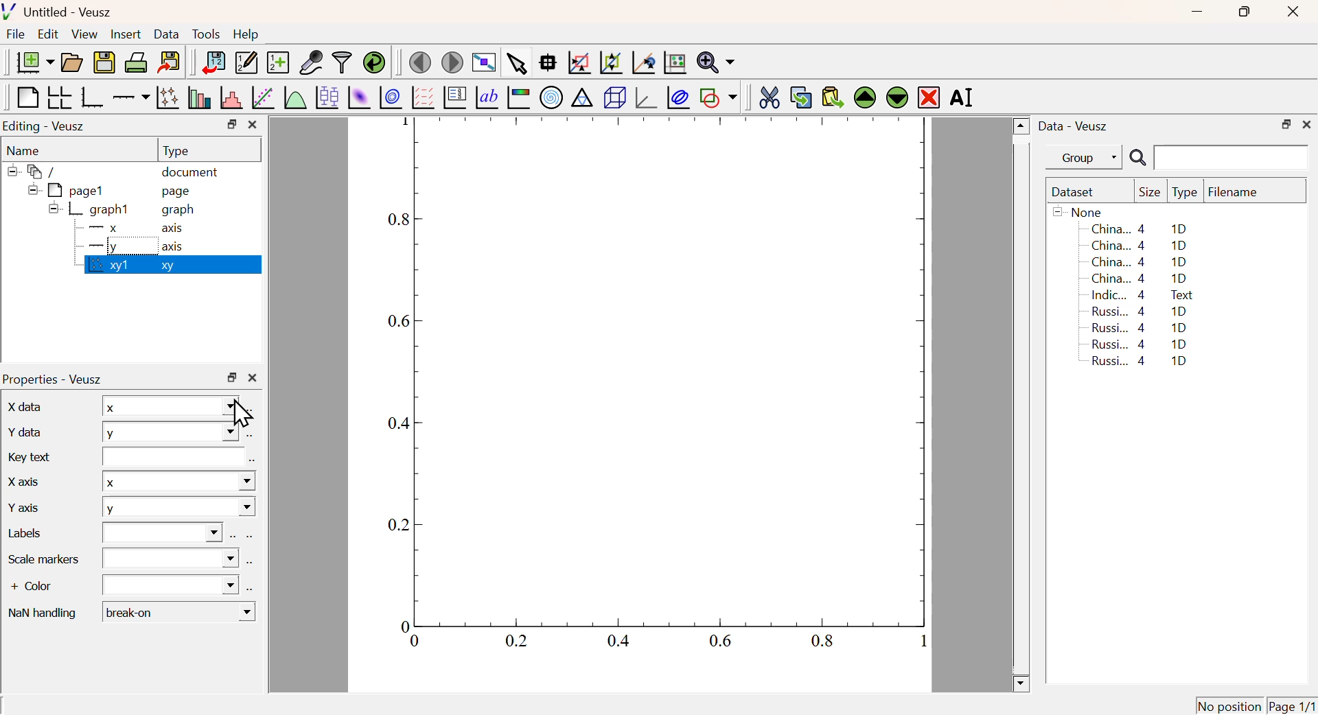 The width and height of the screenshot is (1318, 715). What do you see at coordinates (1021, 406) in the screenshot?
I see `Scroll` at bounding box center [1021, 406].